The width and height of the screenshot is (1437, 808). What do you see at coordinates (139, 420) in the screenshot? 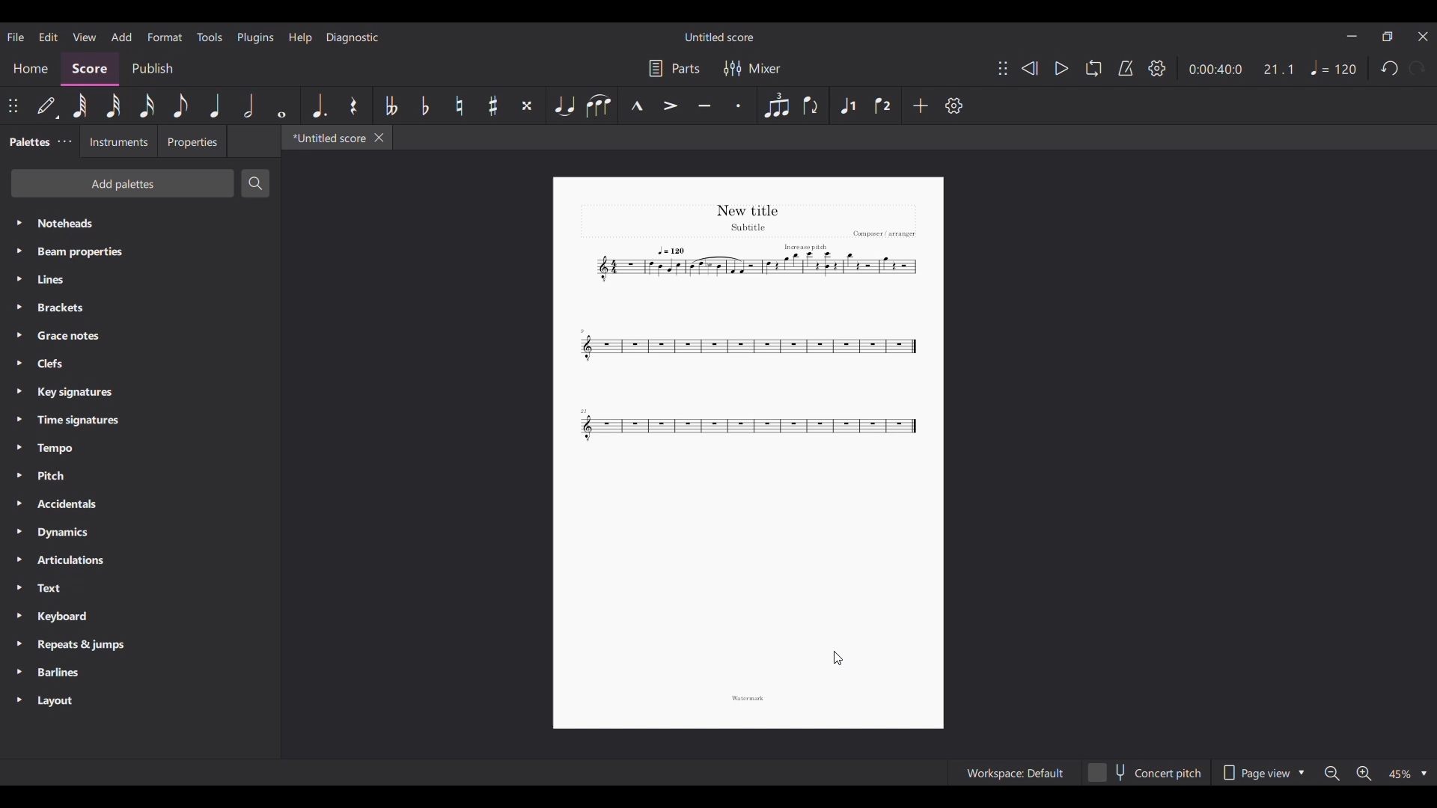
I see `Time signatures` at bounding box center [139, 420].